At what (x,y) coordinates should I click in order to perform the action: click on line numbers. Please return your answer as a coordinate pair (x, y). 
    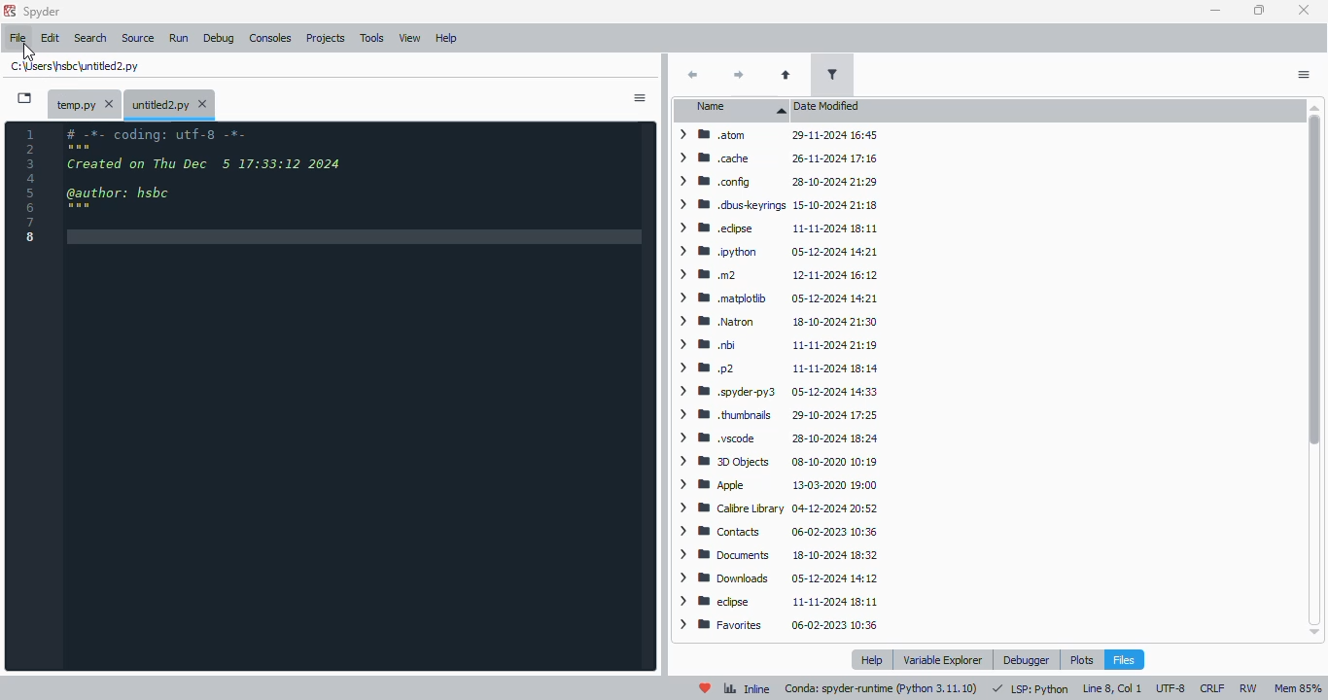
    Looking at the image, I should click on (32, 185).